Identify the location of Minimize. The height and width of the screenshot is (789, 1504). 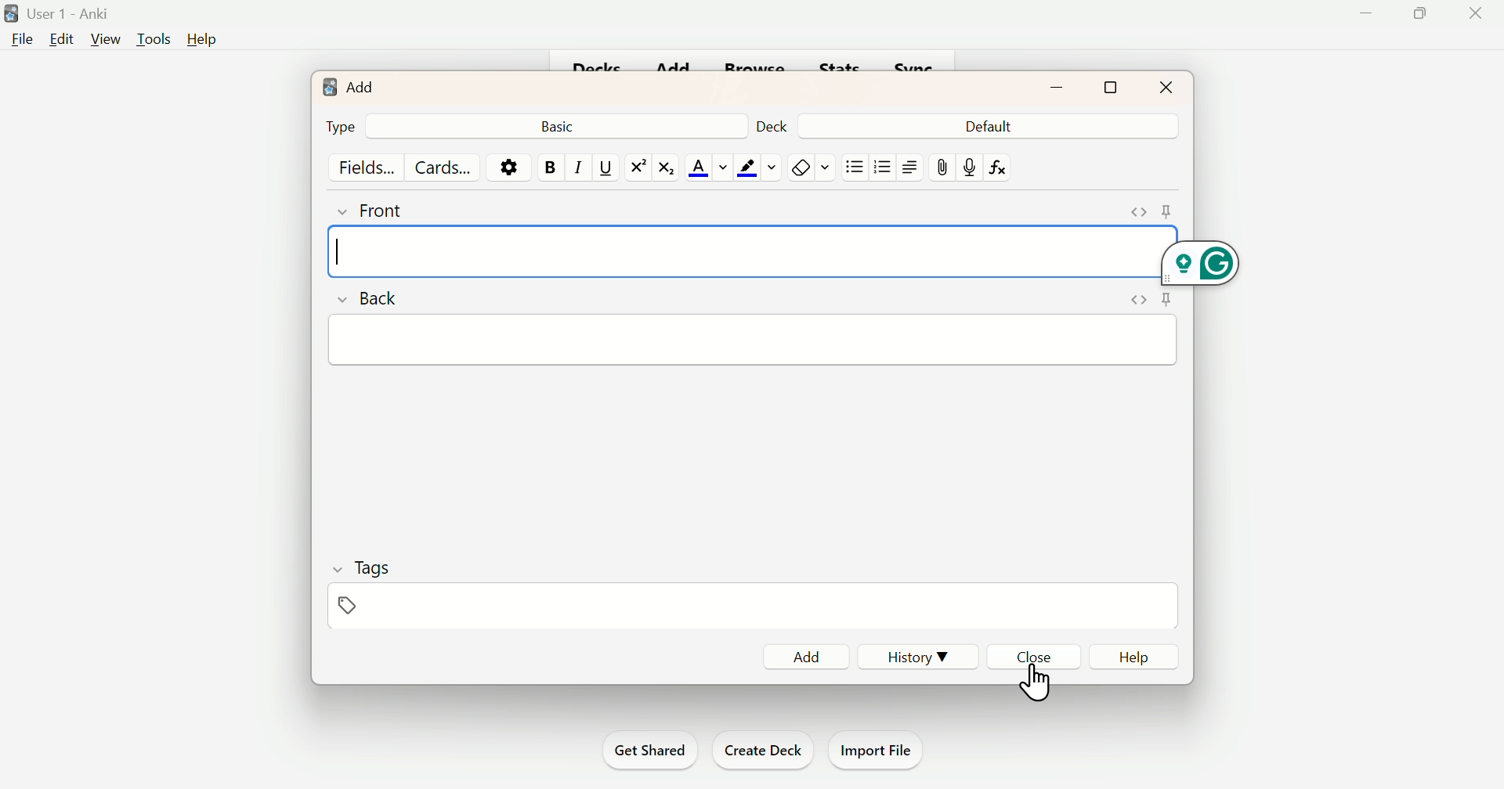
(1367, 16).